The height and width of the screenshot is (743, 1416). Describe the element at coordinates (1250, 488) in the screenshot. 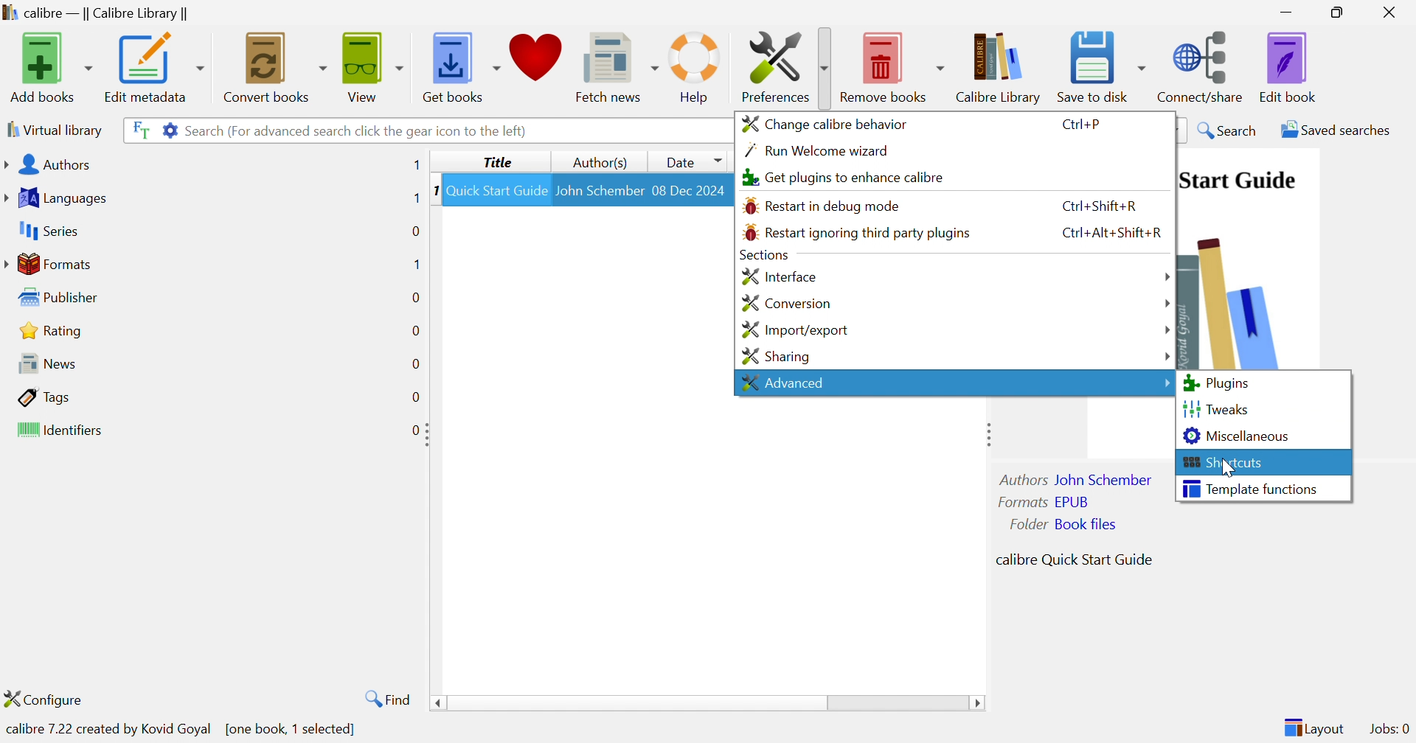

I see `Template functions` at that location.